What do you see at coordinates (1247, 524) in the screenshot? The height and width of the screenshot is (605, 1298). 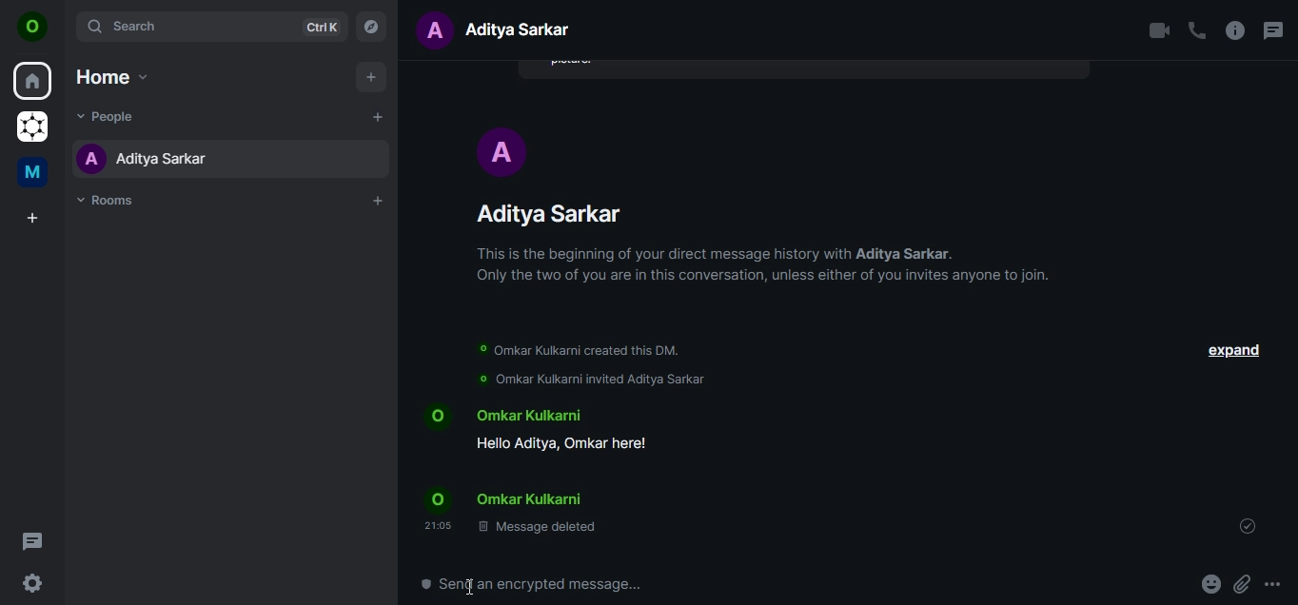 I see `your message was seen` at bounding box center [1247, 524].